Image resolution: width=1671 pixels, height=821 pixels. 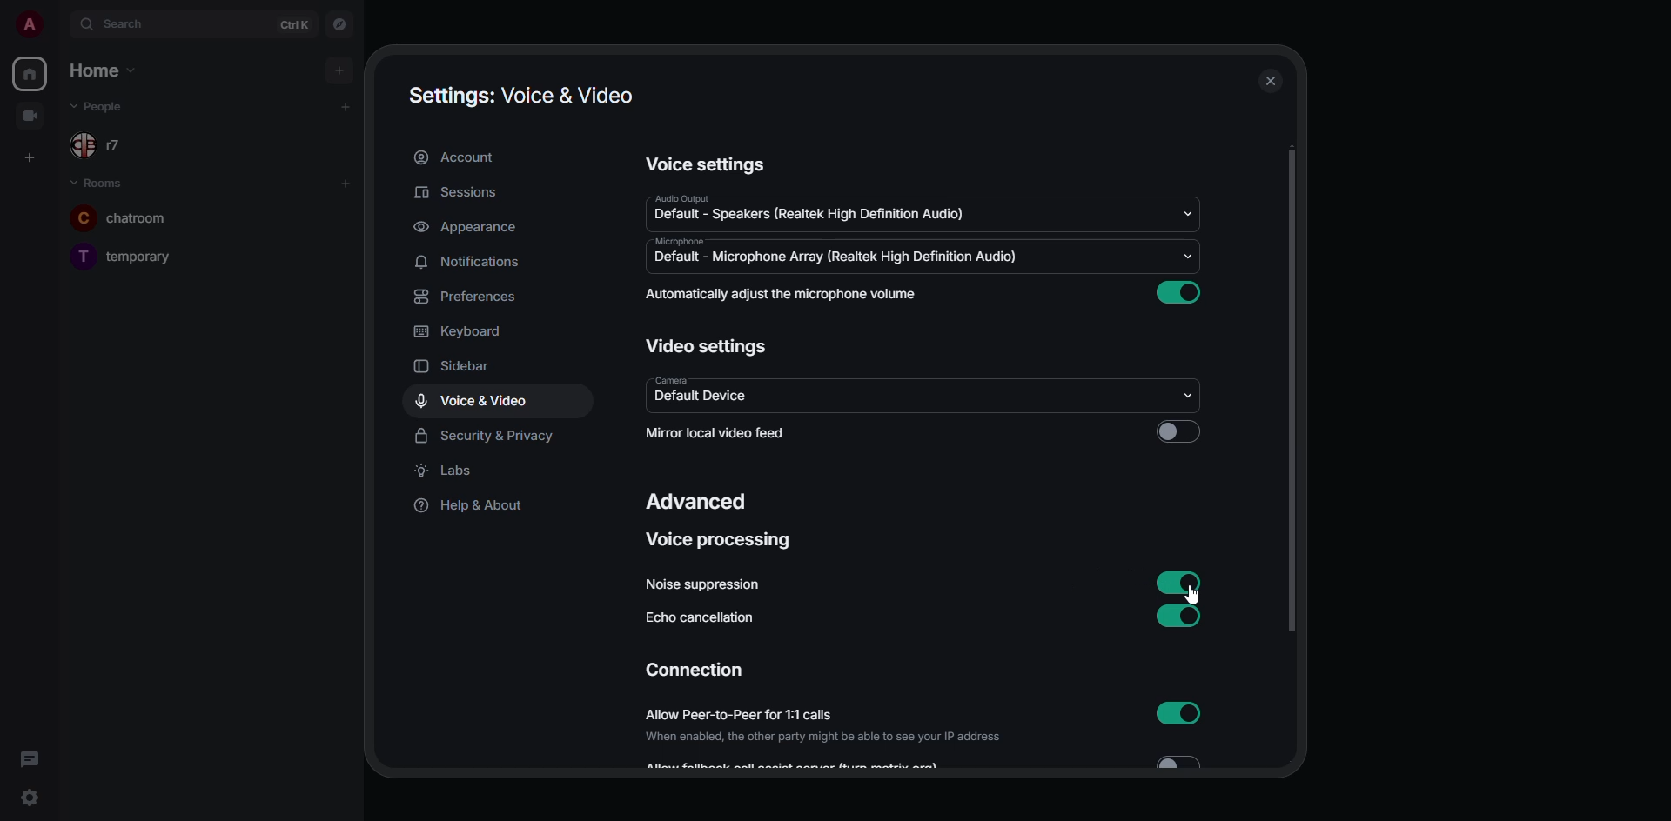 I want to click on settings voice & video, so click(x=522, y=97).